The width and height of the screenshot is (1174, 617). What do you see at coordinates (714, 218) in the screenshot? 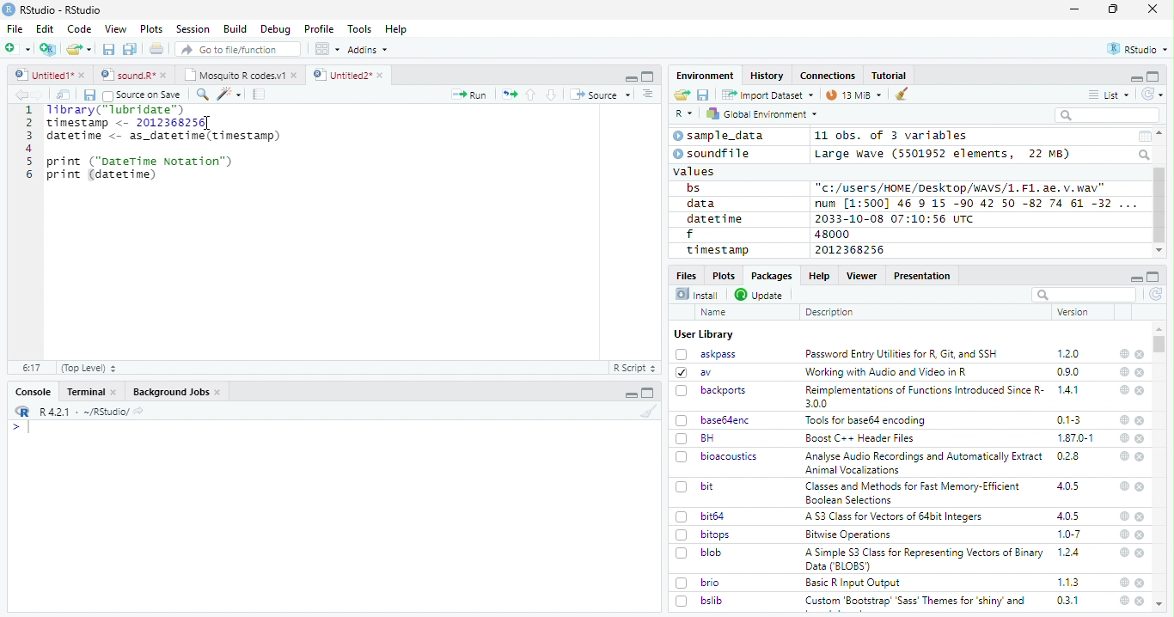
I see `datetime` at bounding box center [714, 218].